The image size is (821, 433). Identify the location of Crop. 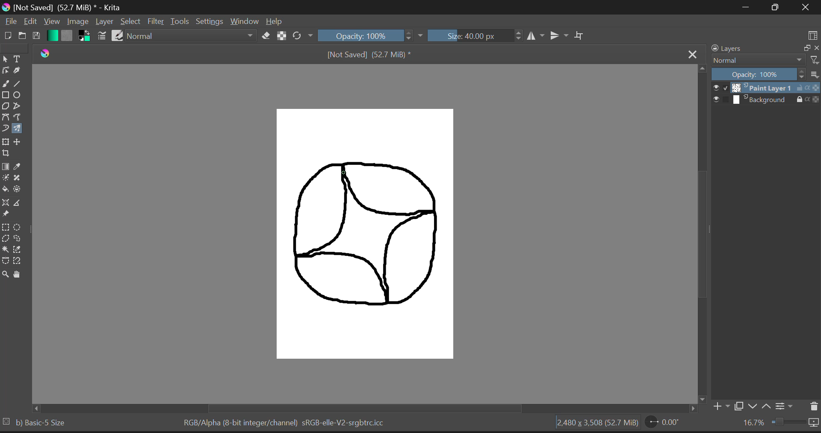
(580, 35).